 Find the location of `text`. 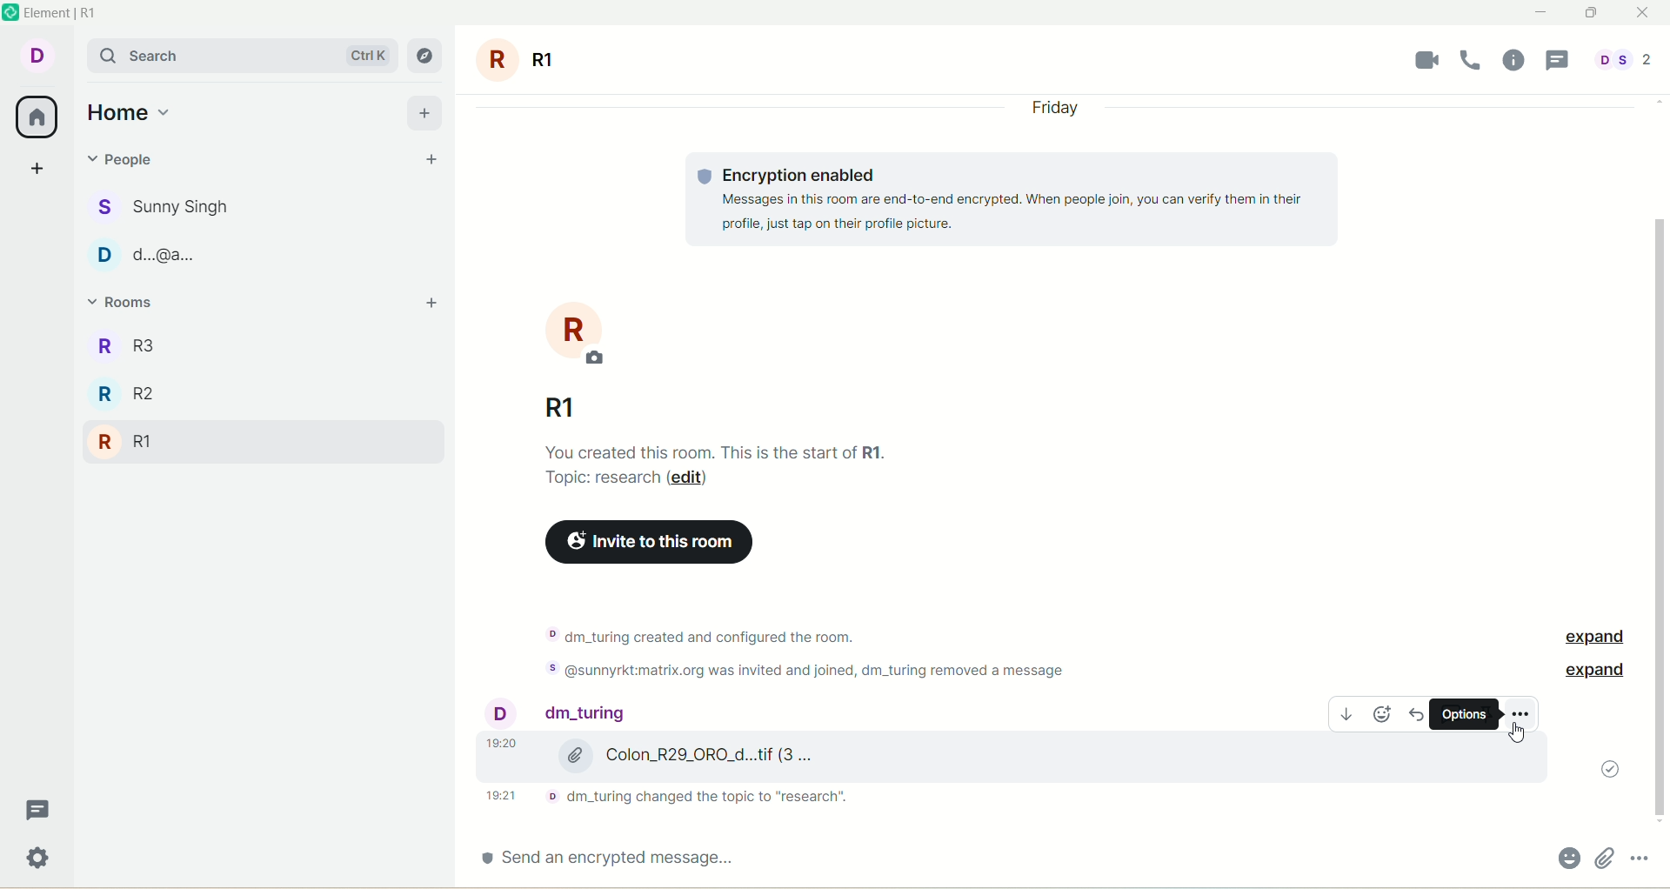

text is located at coordinates (832, 651).